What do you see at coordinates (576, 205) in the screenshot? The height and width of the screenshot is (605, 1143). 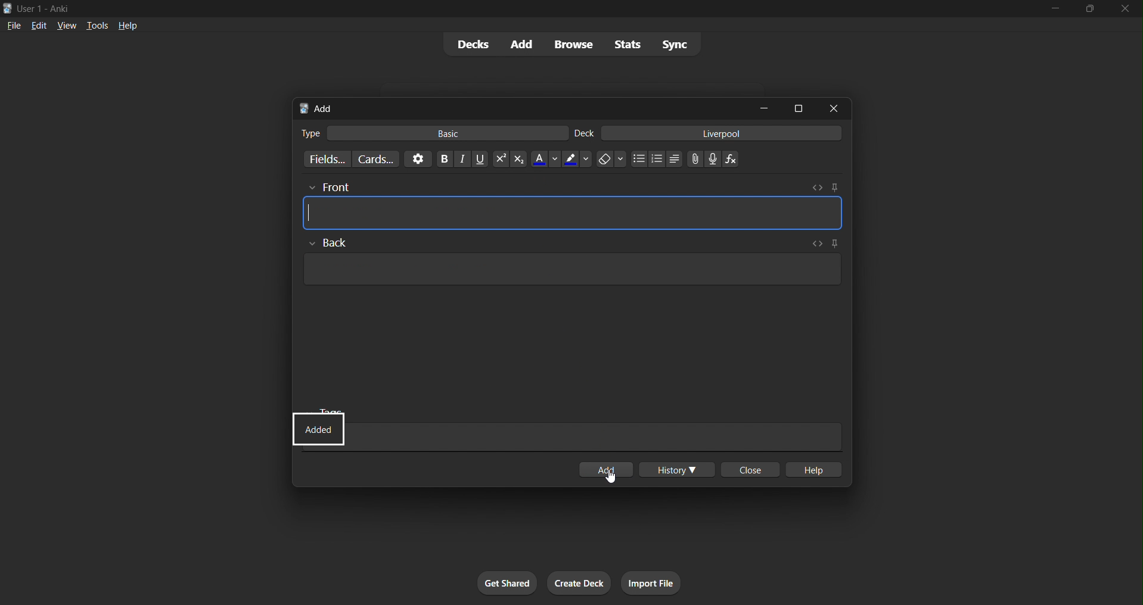 I see `Card Front input field` at bounding box center [576, 205].